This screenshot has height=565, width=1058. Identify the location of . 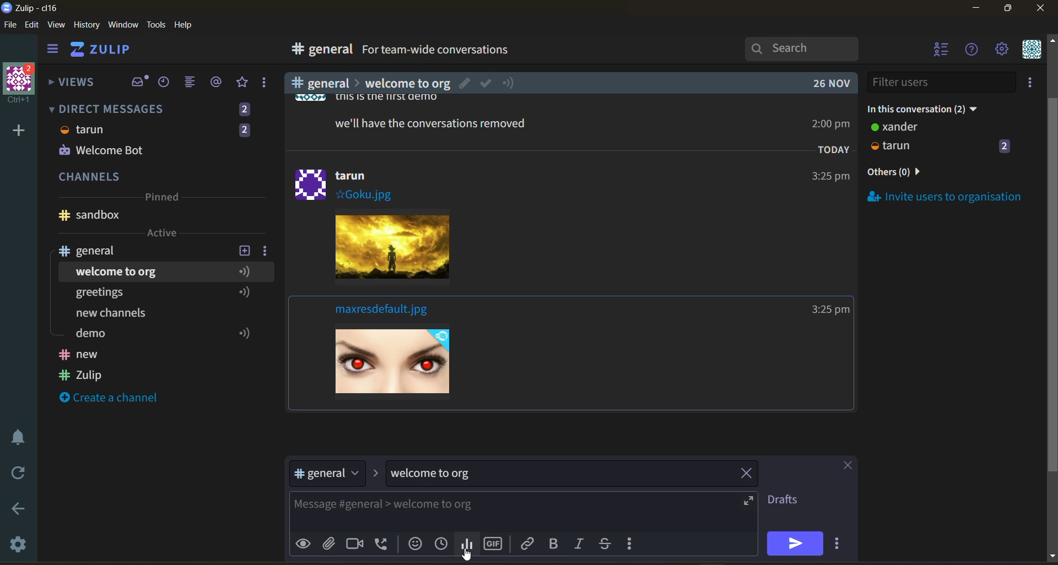
(829, 311).